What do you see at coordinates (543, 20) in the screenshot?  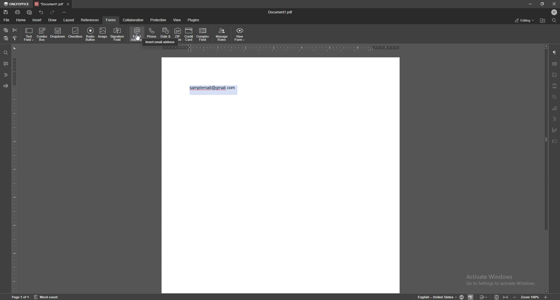 I see `find location` at bounding box center [543, 20].